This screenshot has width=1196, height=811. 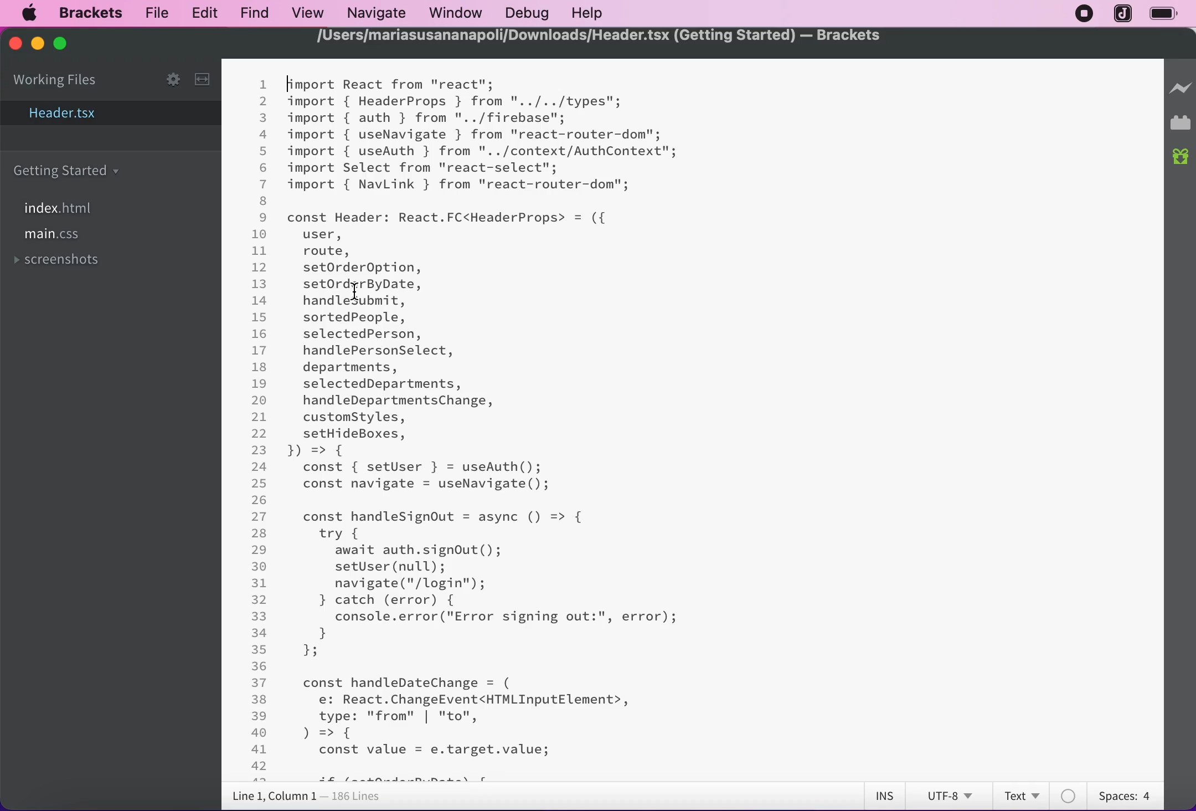 I want to click on edit, so click(x=202, y=12).